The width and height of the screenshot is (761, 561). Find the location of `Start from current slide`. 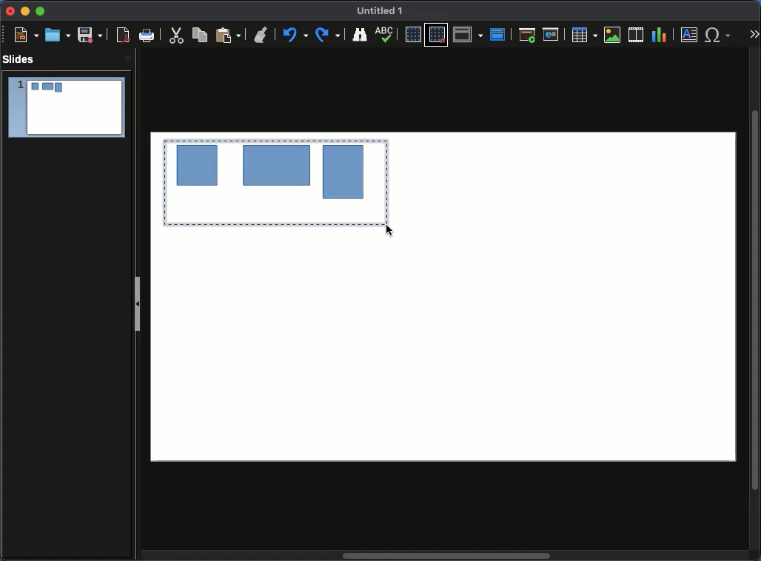

Start from current slide is located at coordinates (552, 33).